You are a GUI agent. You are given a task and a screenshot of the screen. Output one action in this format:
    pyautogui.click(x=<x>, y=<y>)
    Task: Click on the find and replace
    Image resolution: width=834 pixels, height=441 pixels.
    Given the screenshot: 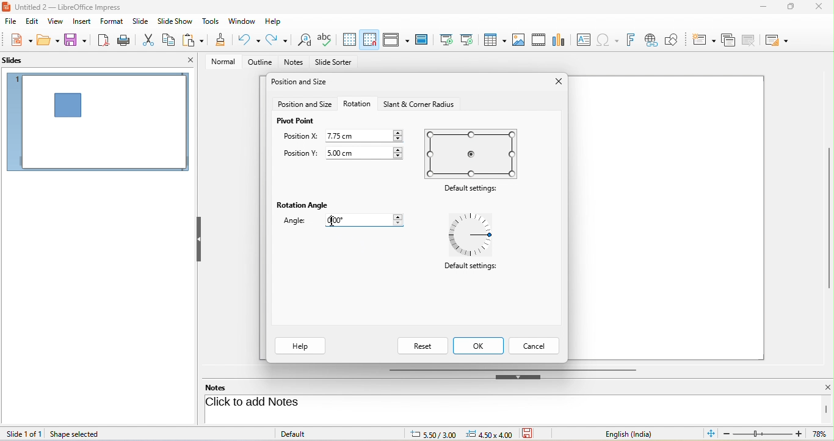 What is the action you would take?
    pyautogui.click(x=303, y=41)
    